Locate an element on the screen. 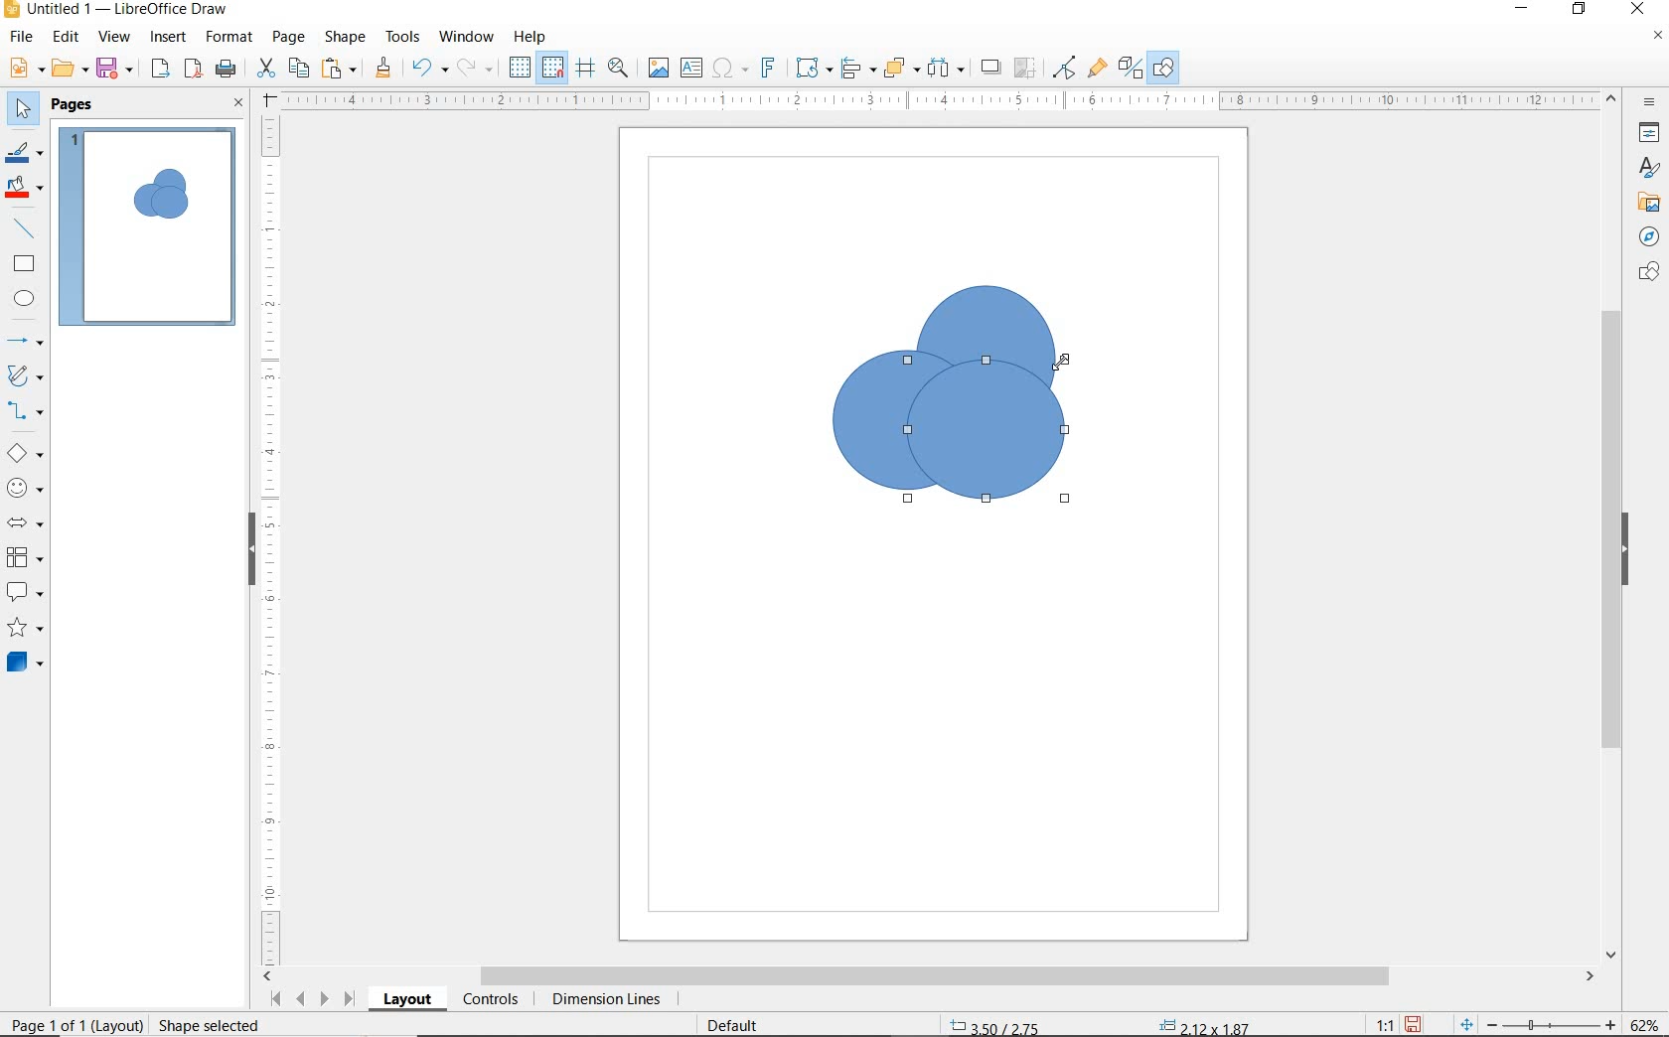  RULER is located at coordinates (272, 537).